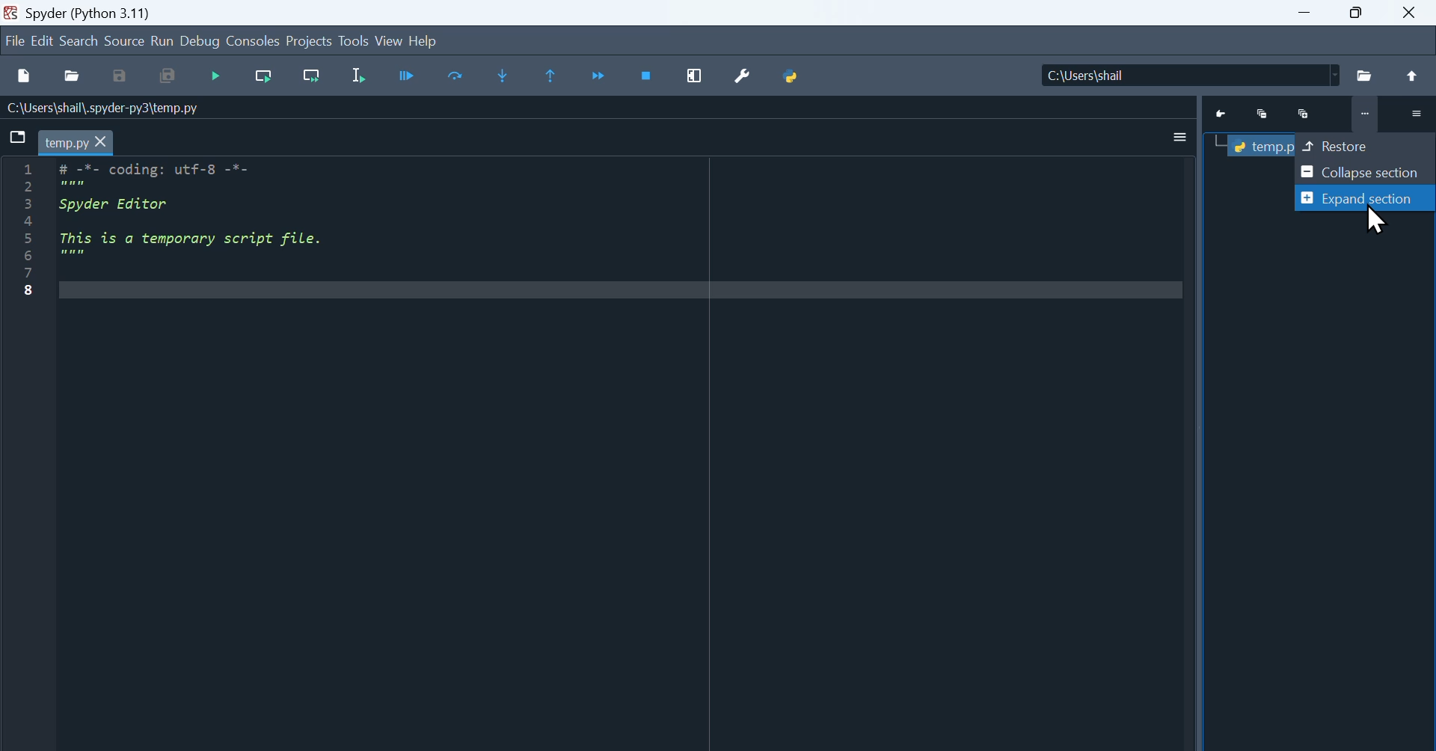 The height and width of the screenshot is (751, 1436). I want to click on Code, so click(214, 212).